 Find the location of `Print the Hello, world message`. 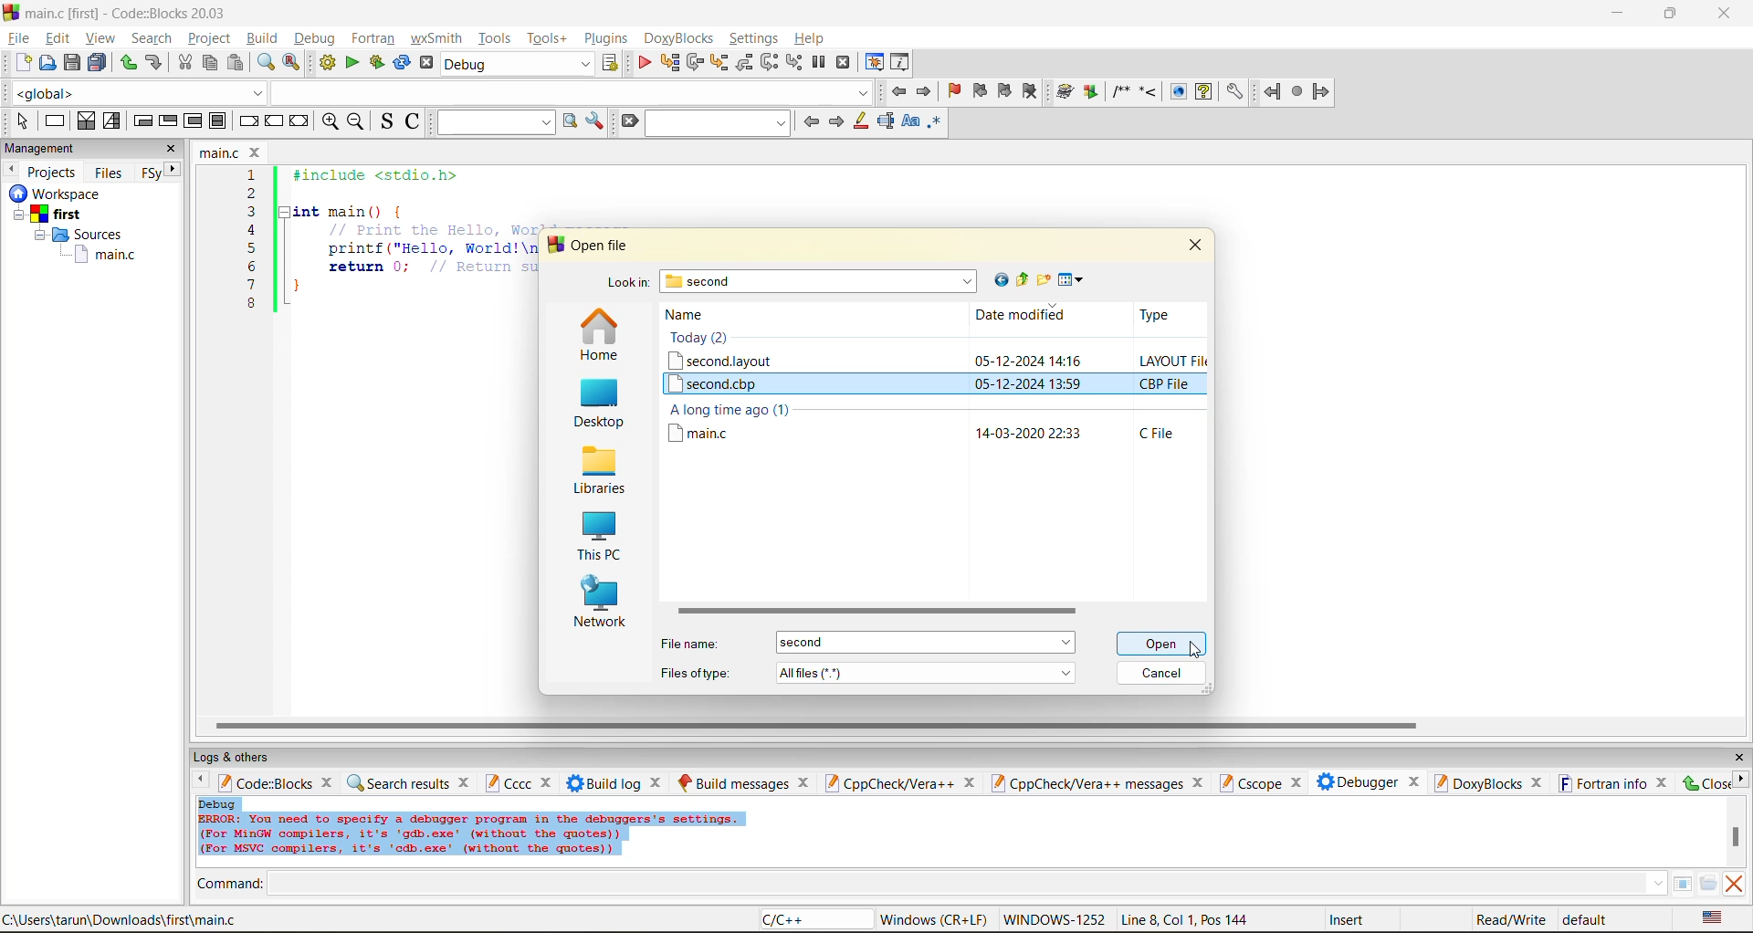

Print the Hello, world message is located at coordinates (433, 229).